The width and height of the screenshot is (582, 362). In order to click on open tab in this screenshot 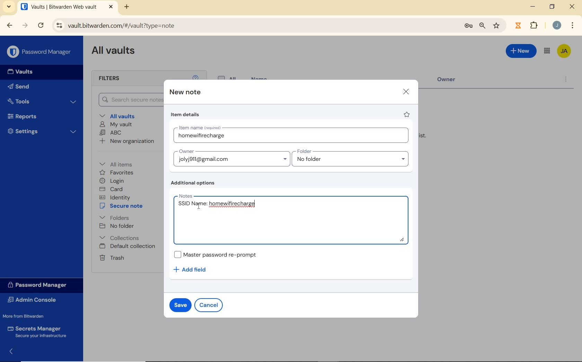, I will do `click(67, 7)`.